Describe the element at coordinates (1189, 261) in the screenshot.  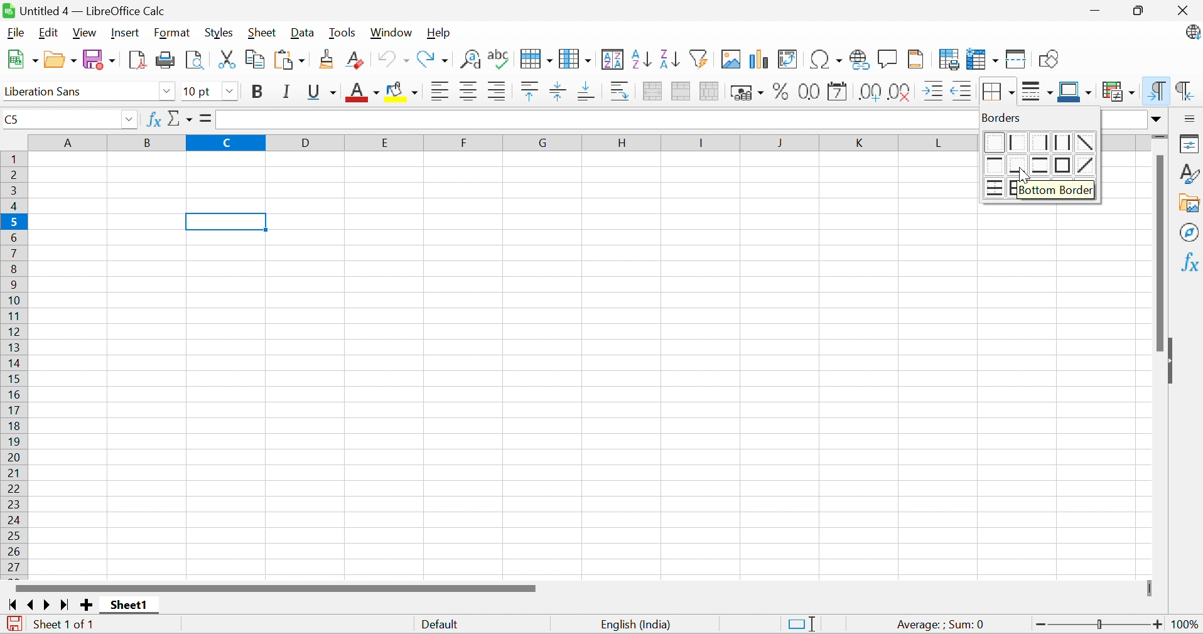
I see `Functions` at that location.